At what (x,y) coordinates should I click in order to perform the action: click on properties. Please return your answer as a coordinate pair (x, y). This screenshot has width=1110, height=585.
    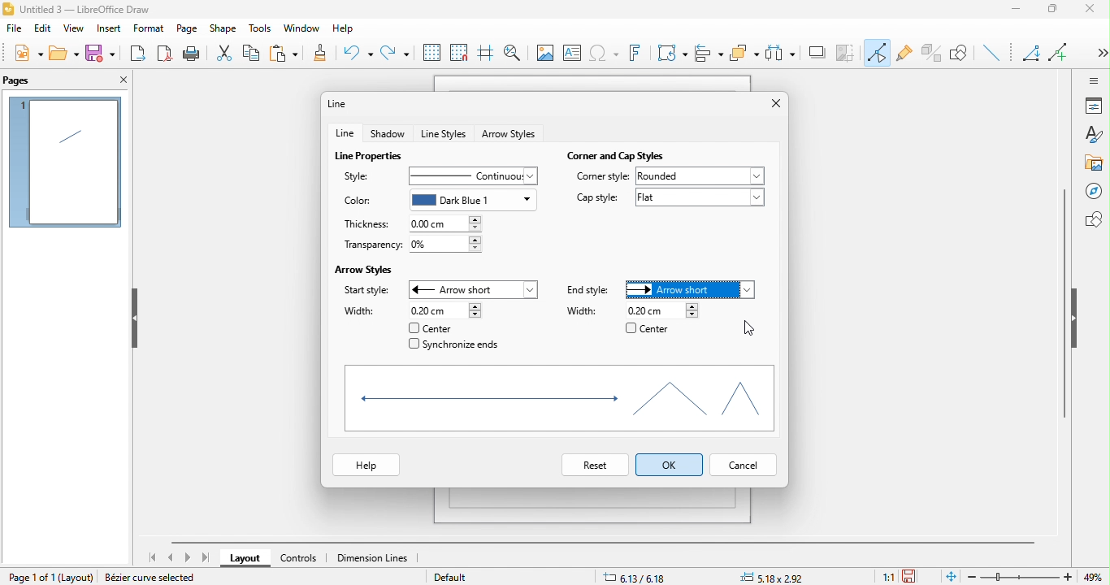
    Looking at the image, I should click on (1094, 106).